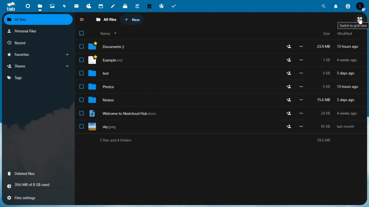 This screenshot has height=207, width=369. I want to click on email hosting, so click(161, 6).